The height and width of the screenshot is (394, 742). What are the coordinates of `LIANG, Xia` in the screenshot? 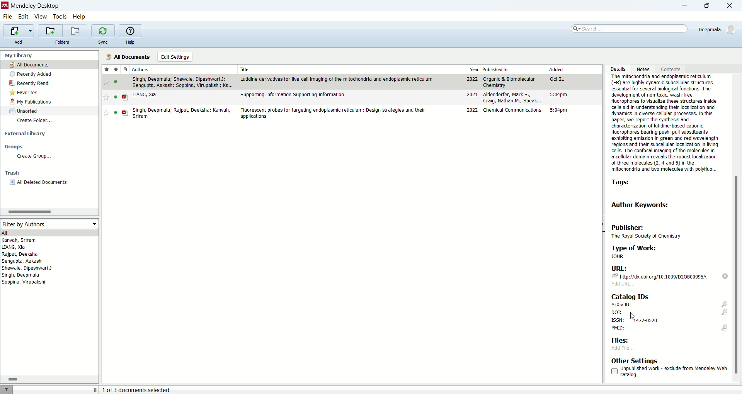 It's located at (145, 95).